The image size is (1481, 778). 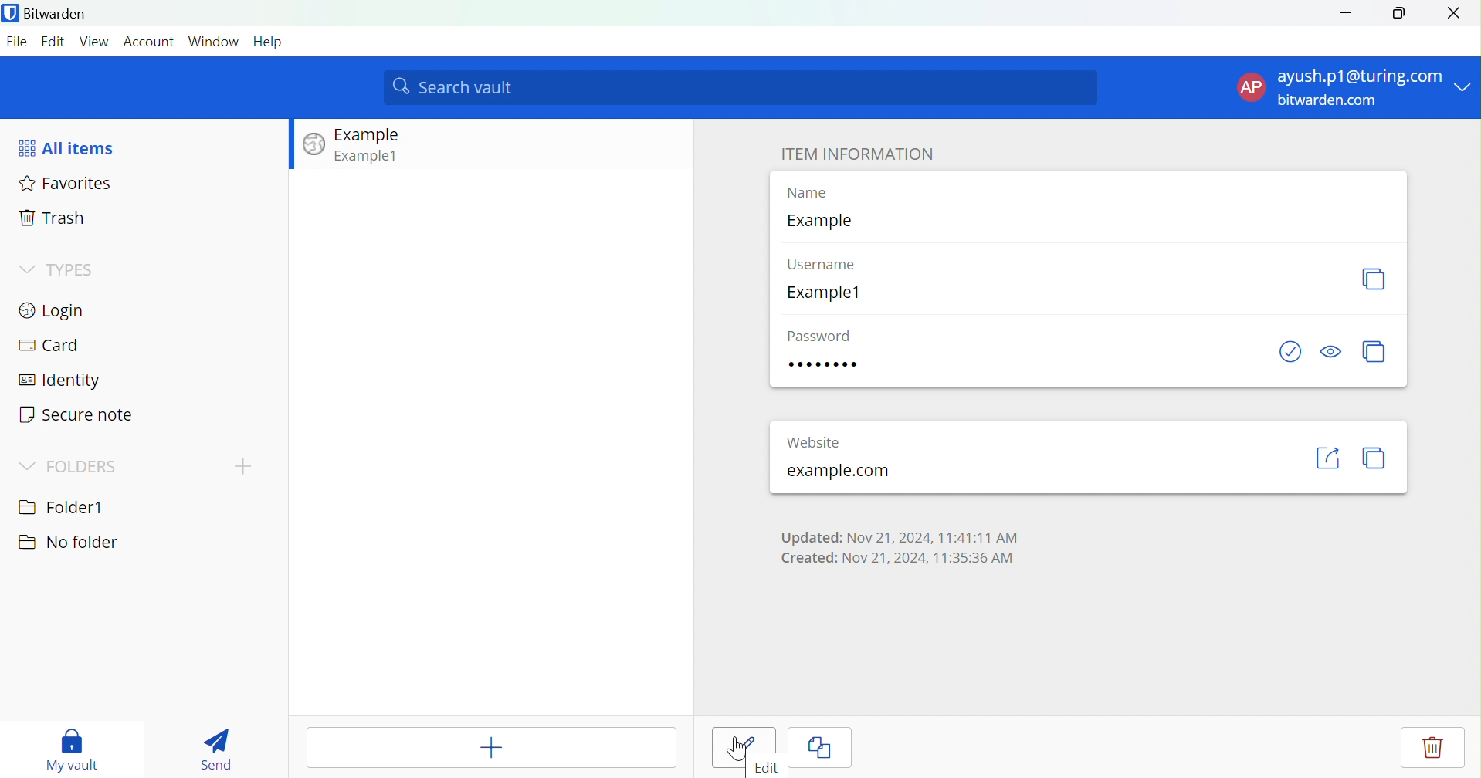 What do you see at coordinates (418, 176) in the screenshot?
I see `View item` at bounding box center [418, 176].